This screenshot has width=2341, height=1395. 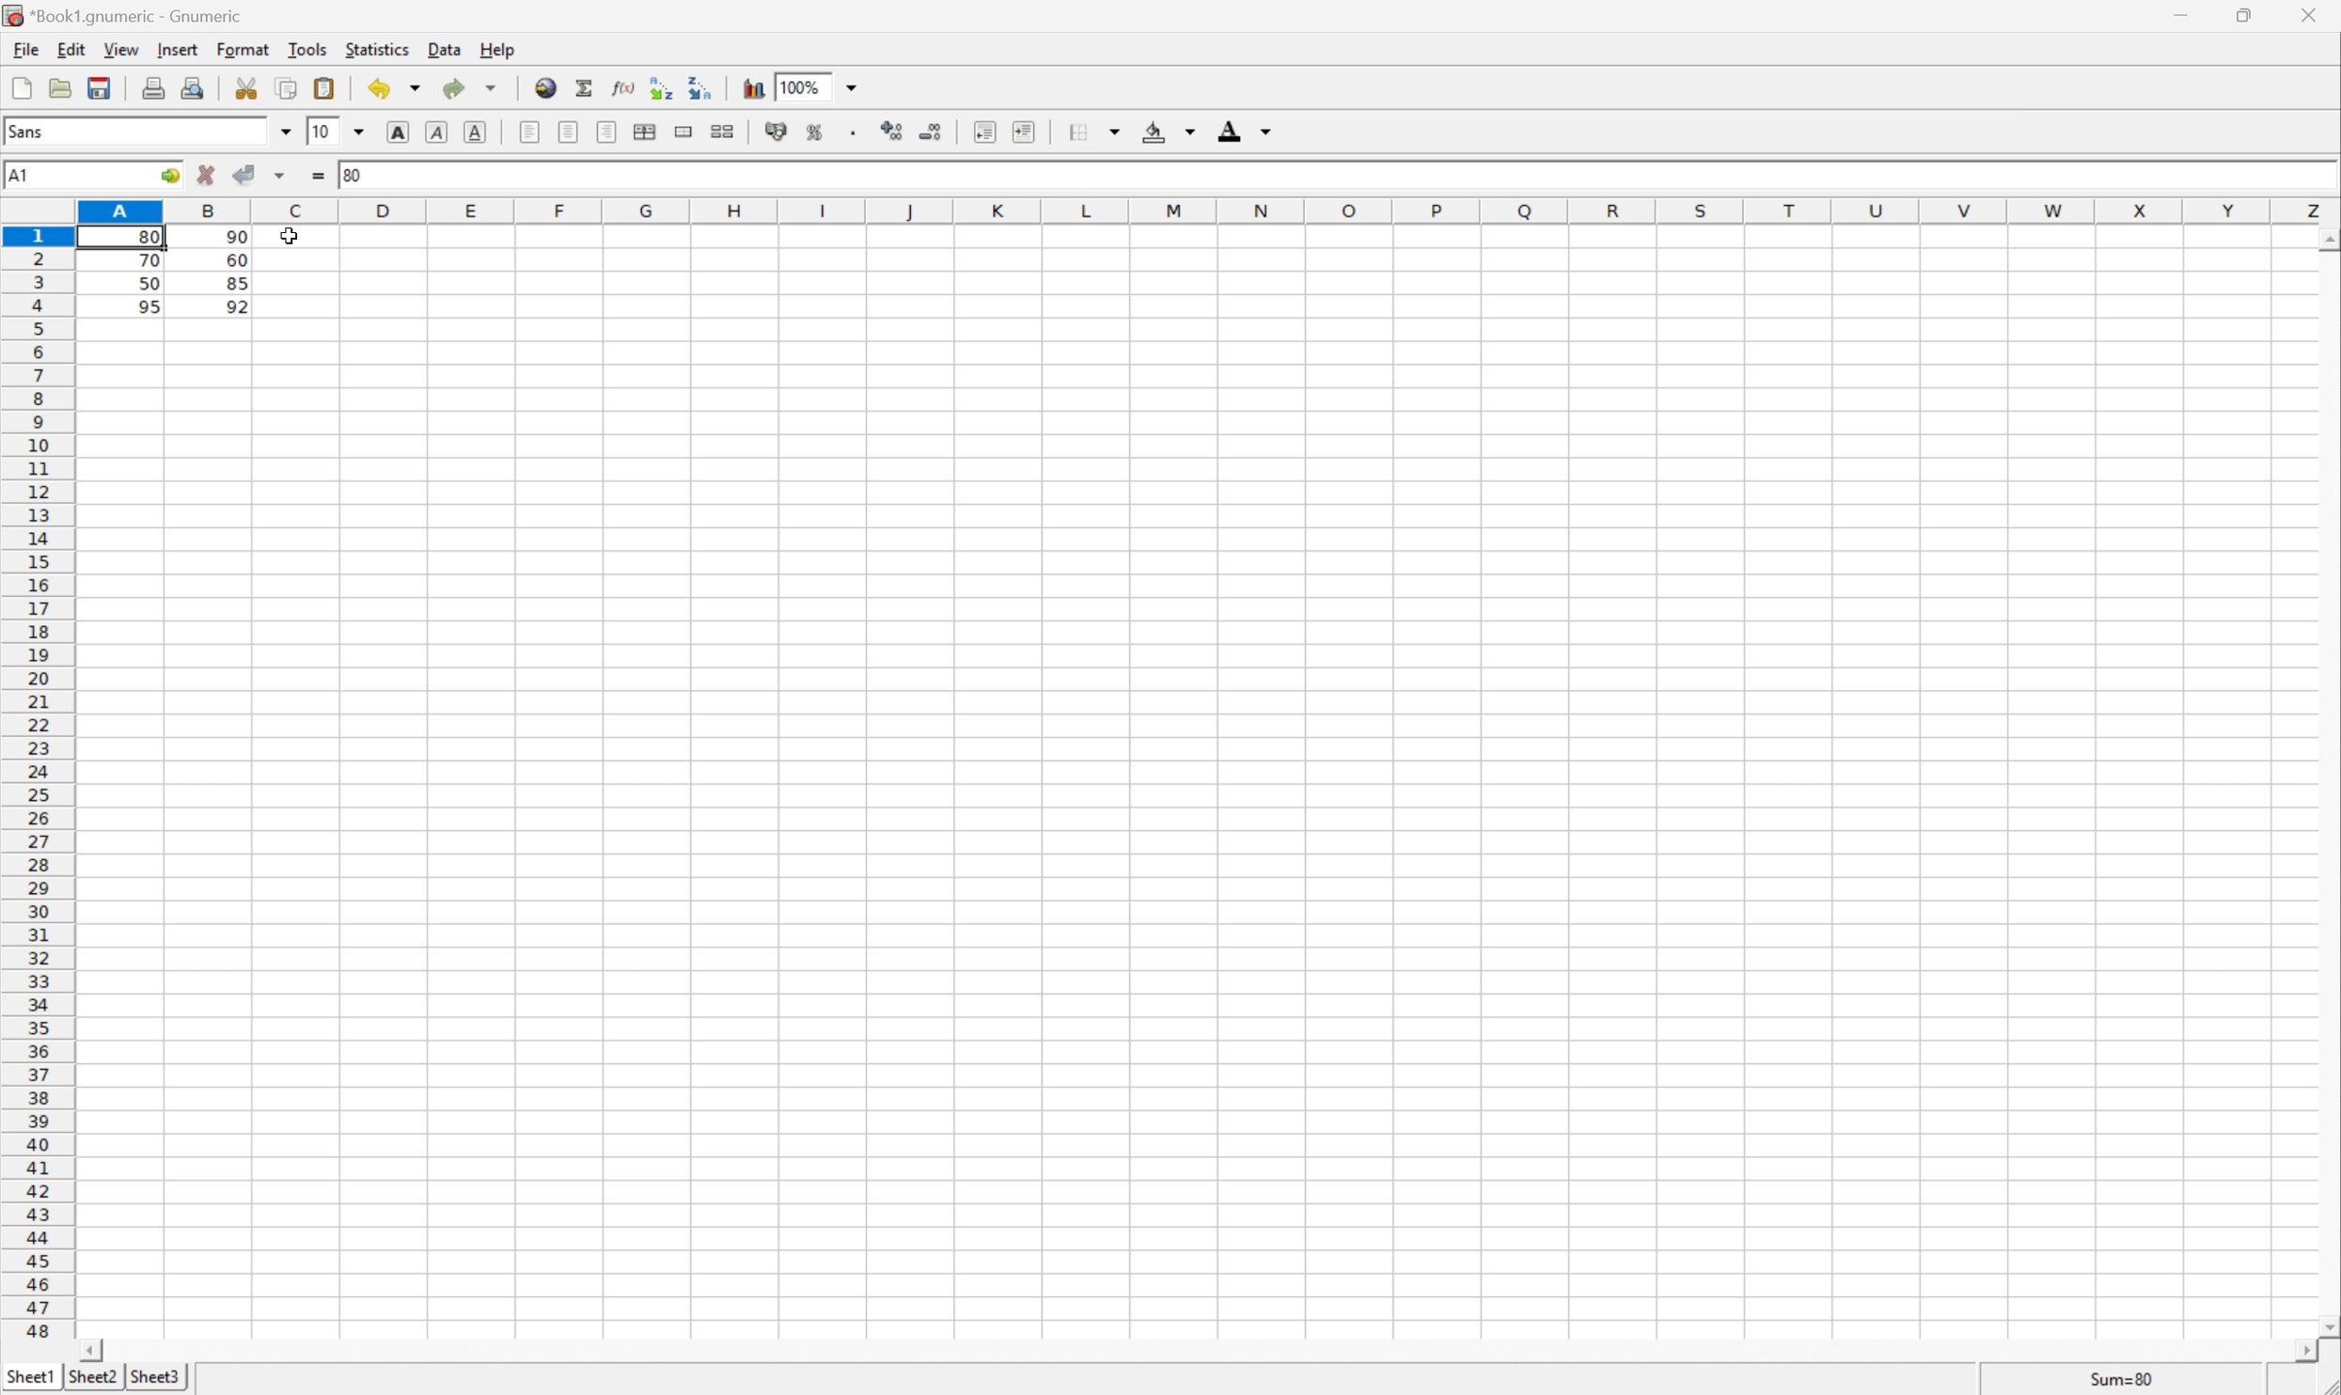 I want to click on Format the selection as percentage, so click(x=818, y=129).